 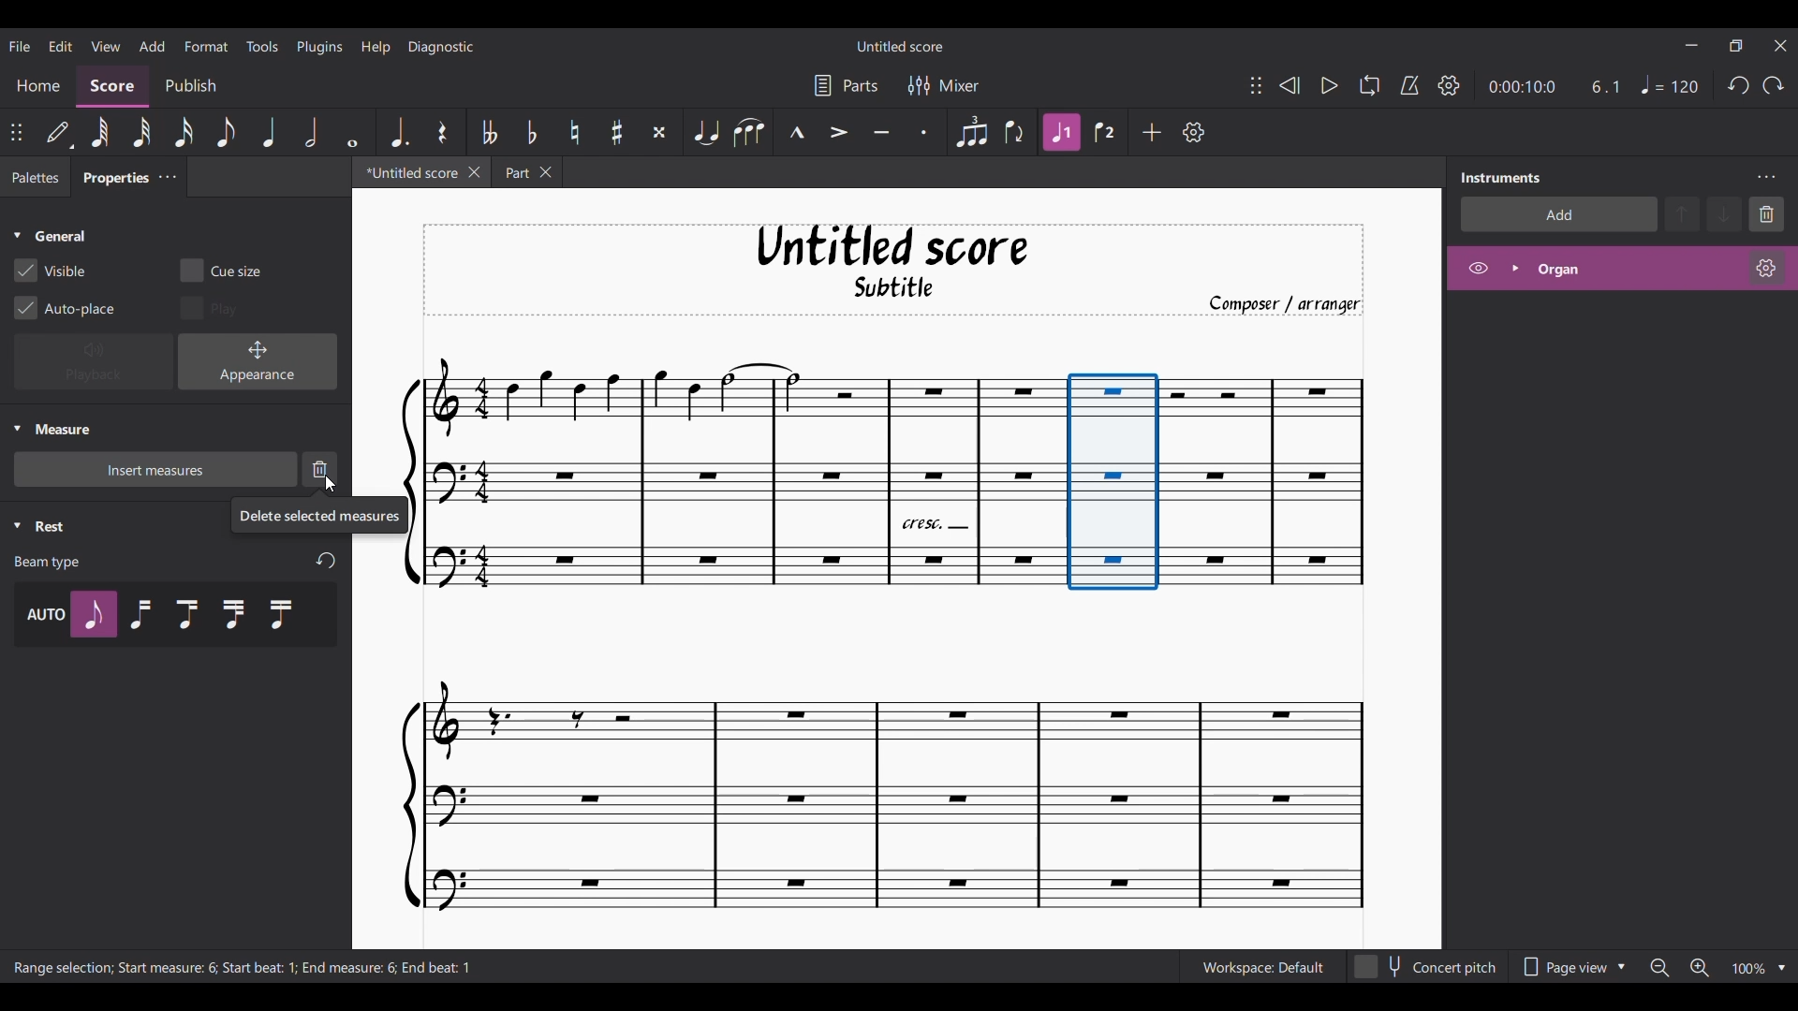 What do you see at coordinates (1724, 213) in the screenshot?
I see `Move selection down` at bounding box center [1724, 213].